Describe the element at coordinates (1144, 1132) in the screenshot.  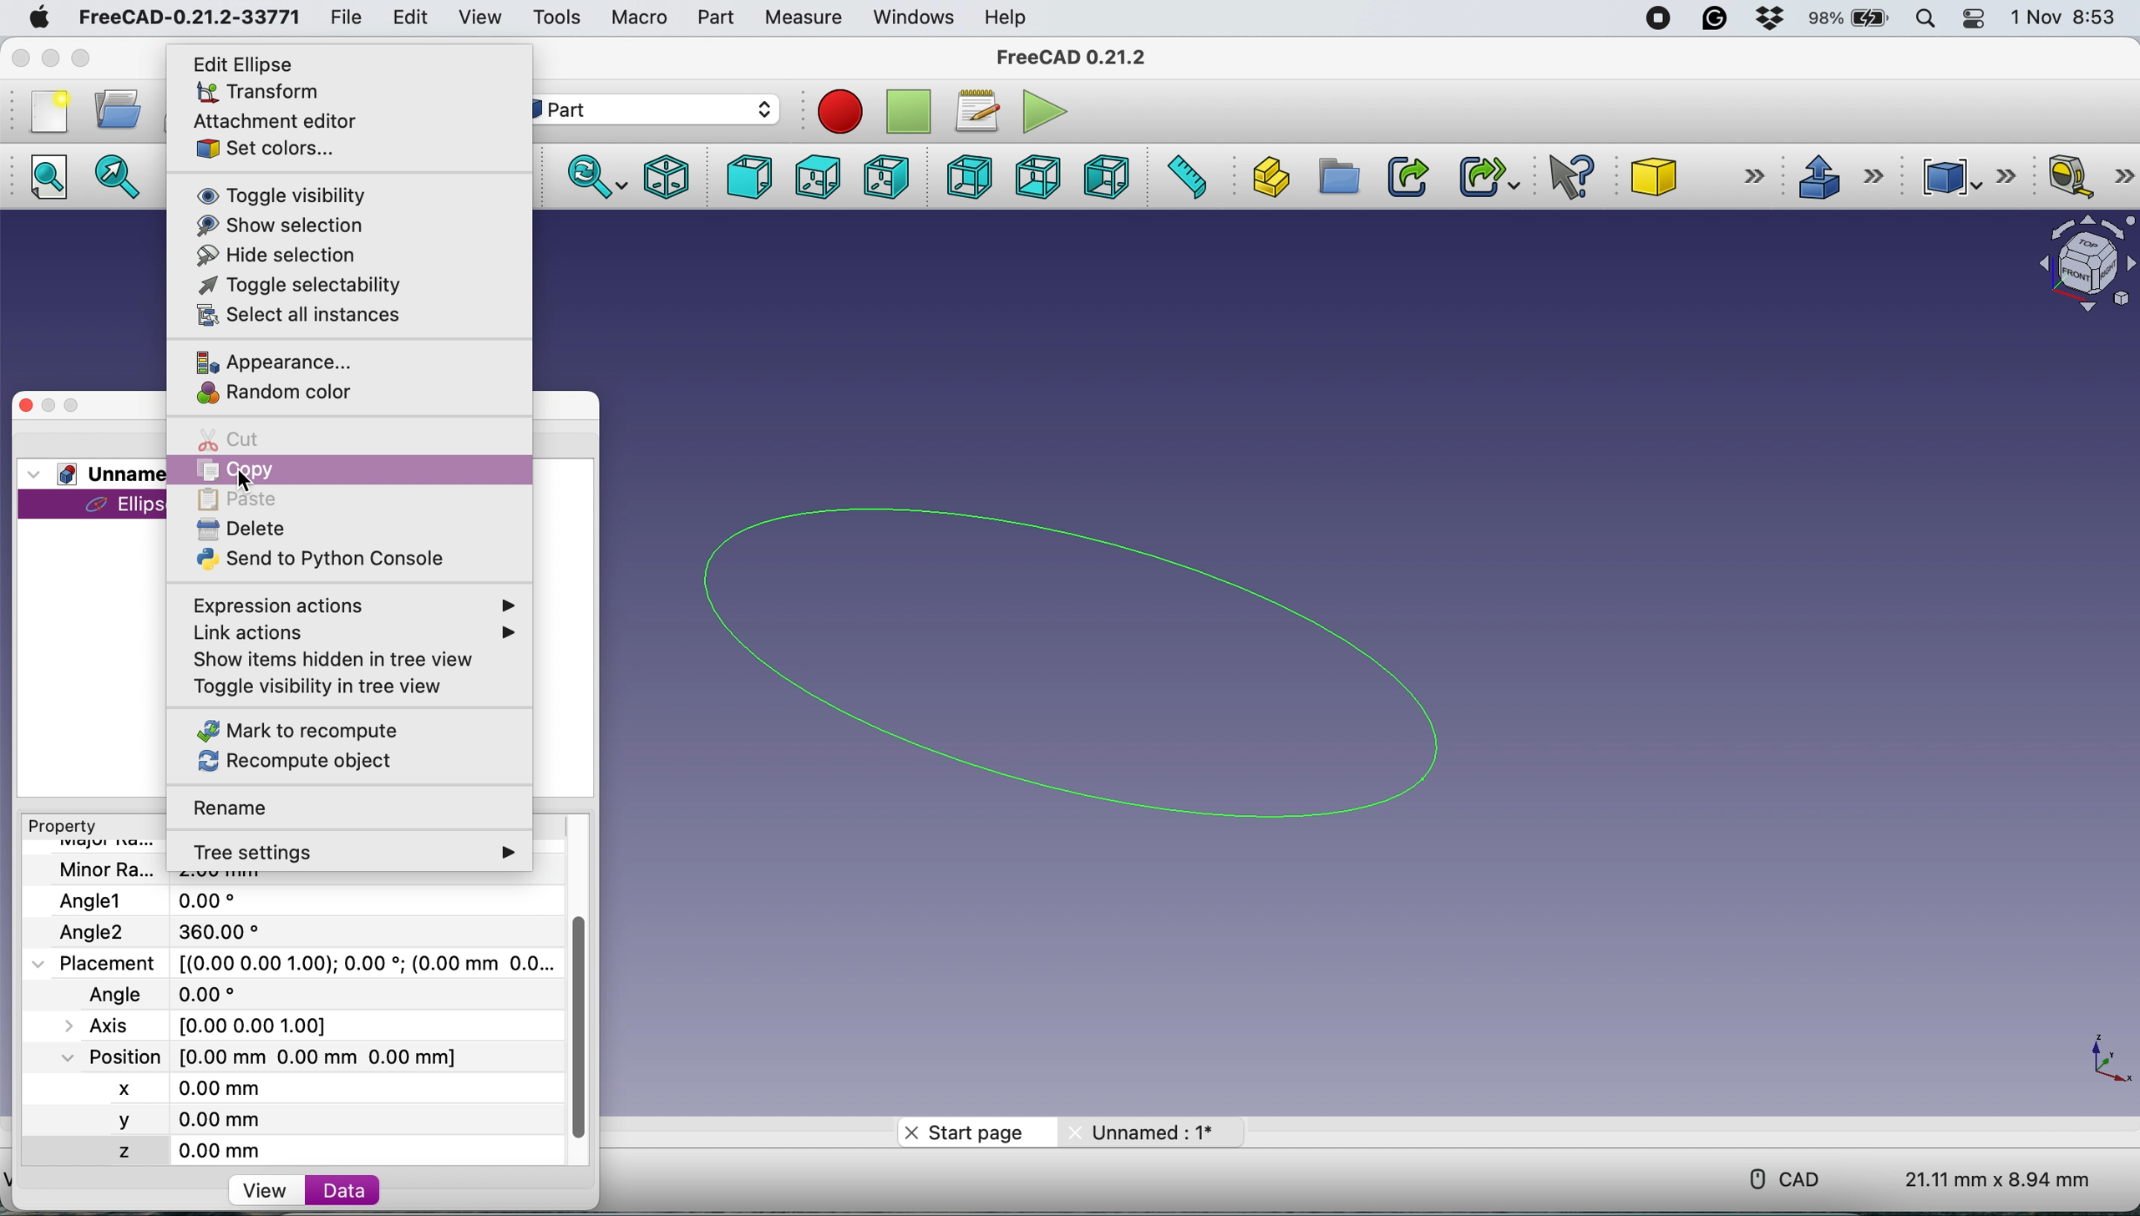
I see `unnamed` at that location.